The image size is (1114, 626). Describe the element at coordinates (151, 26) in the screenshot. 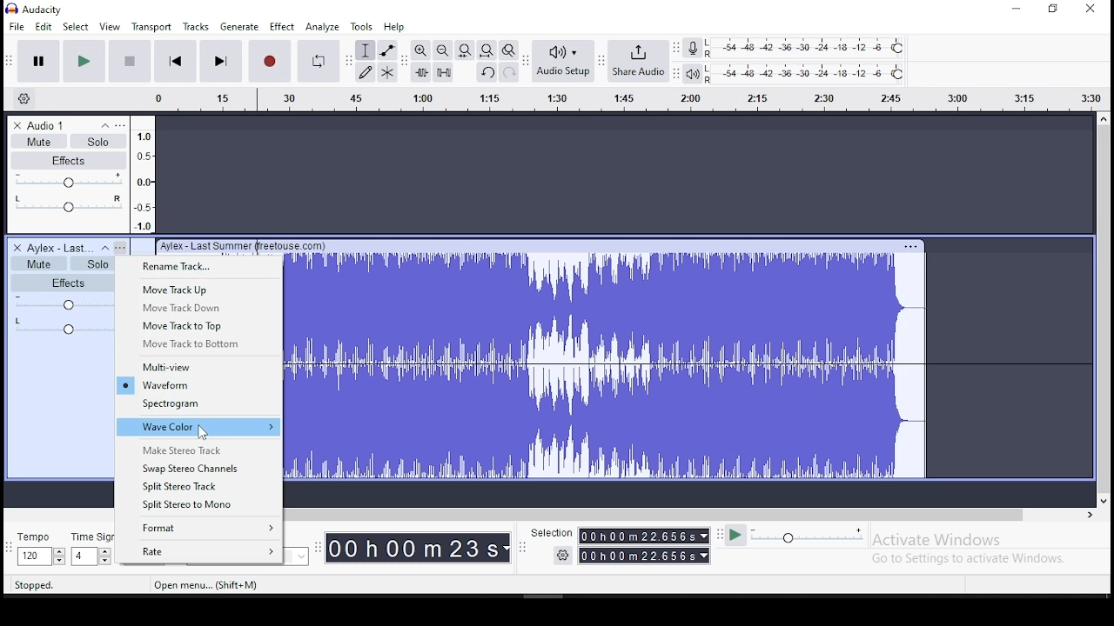

I see `transport` at that location.